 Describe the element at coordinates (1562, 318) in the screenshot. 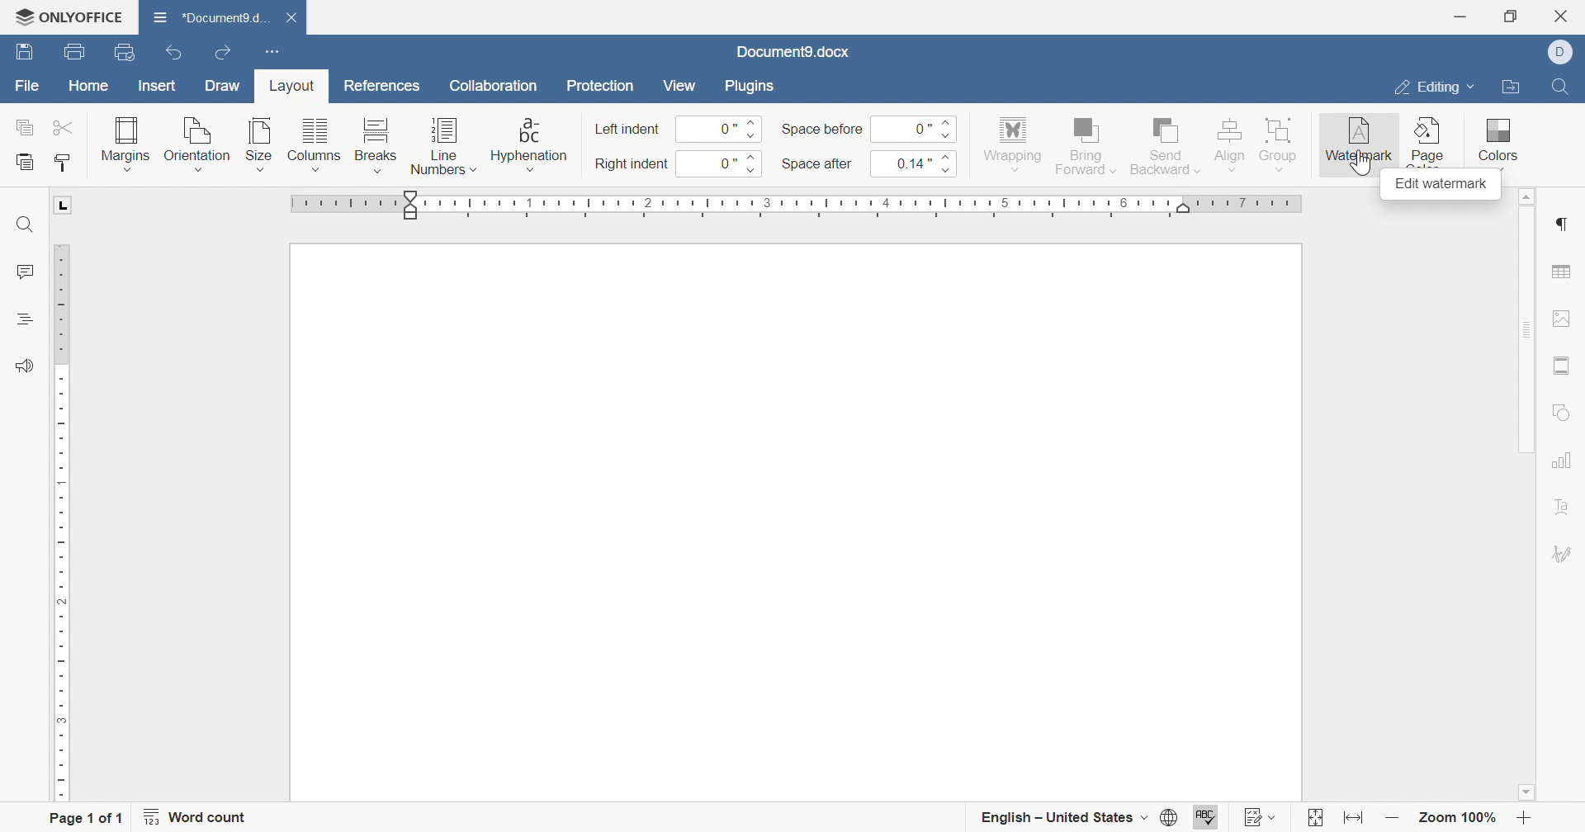

I see `image settings` at that location.